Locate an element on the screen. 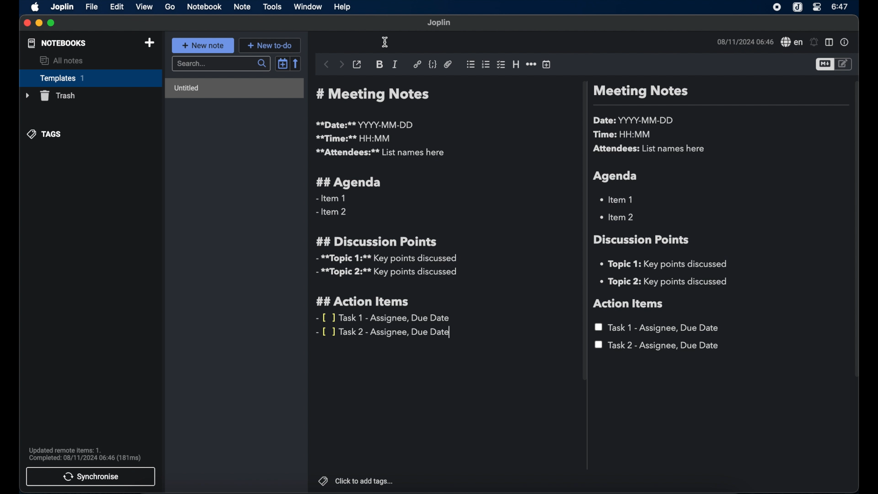 This screenshot has width=878, height=494. control center is located at coordinates (817, 8).